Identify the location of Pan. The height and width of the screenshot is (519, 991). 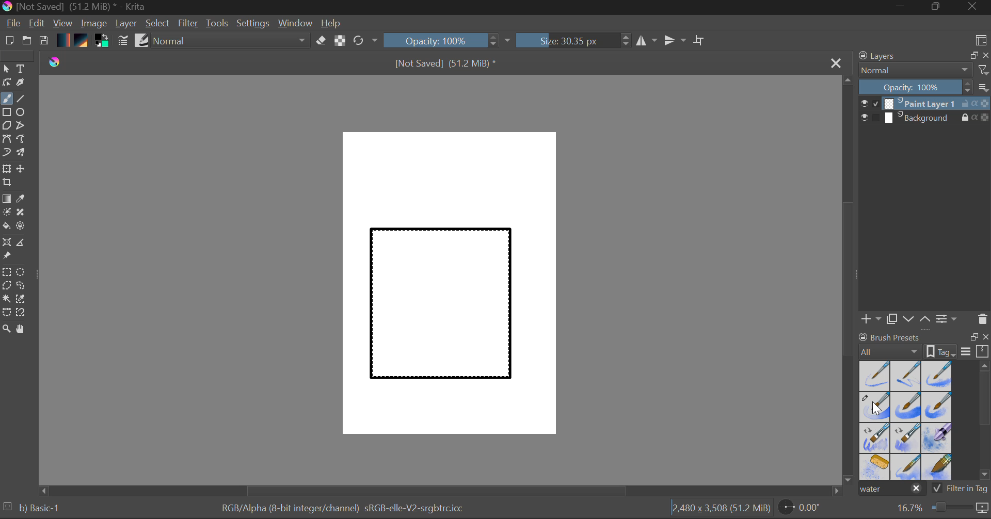
(24, 331).